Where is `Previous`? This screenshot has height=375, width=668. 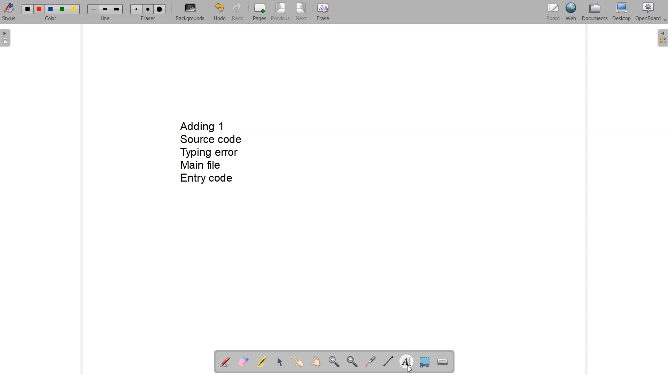 Previous is located at coordinates (280, 12).